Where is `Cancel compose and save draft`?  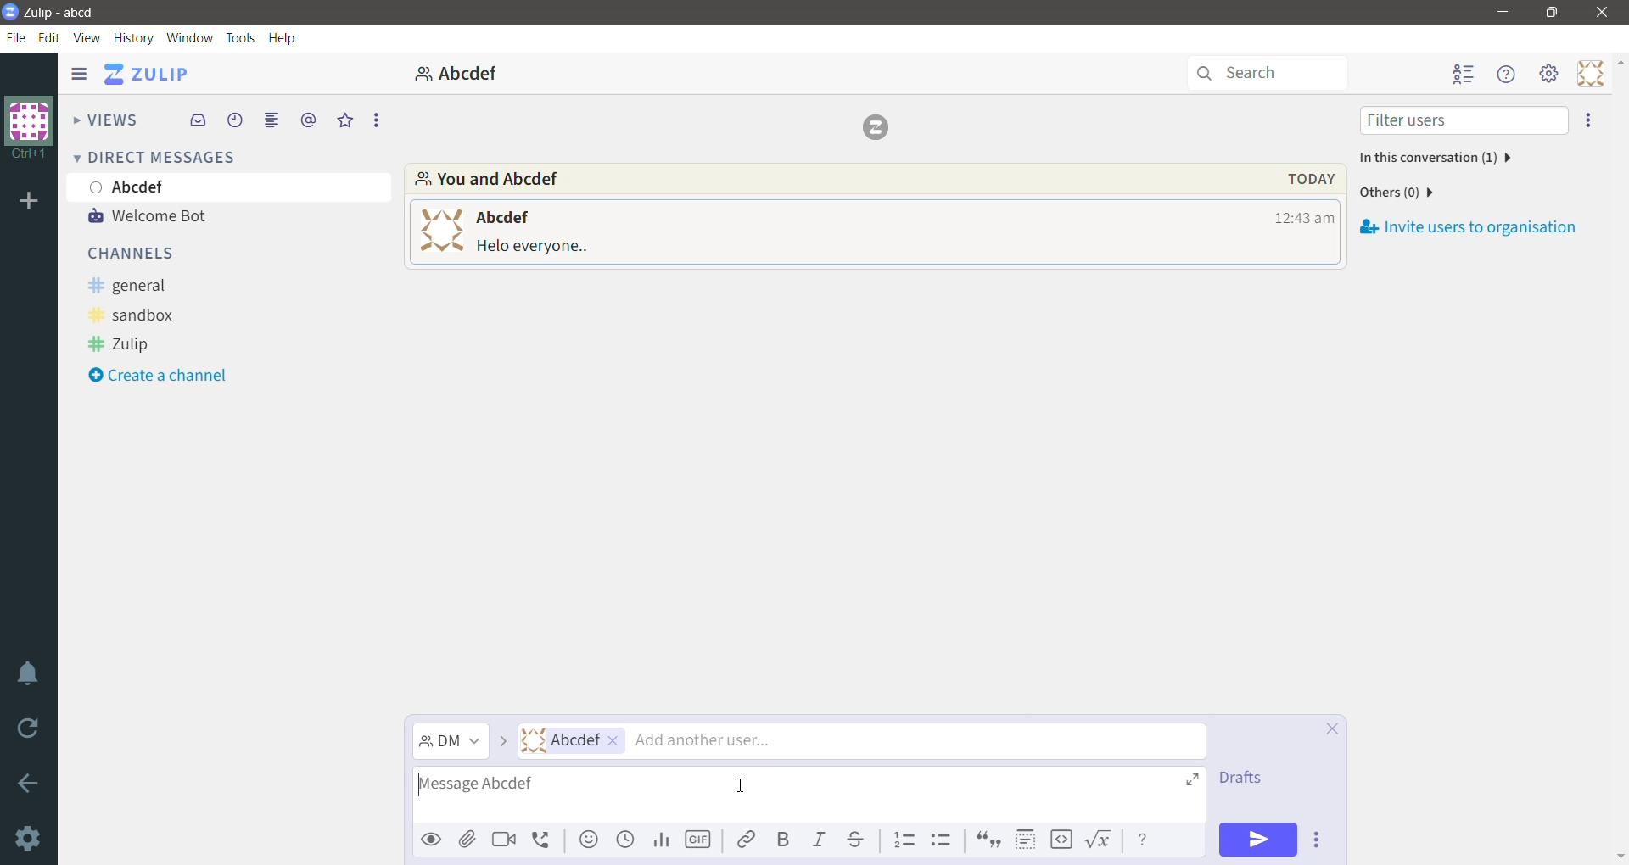
Cancel compose and save draft is located at coordinates (1328, 728).